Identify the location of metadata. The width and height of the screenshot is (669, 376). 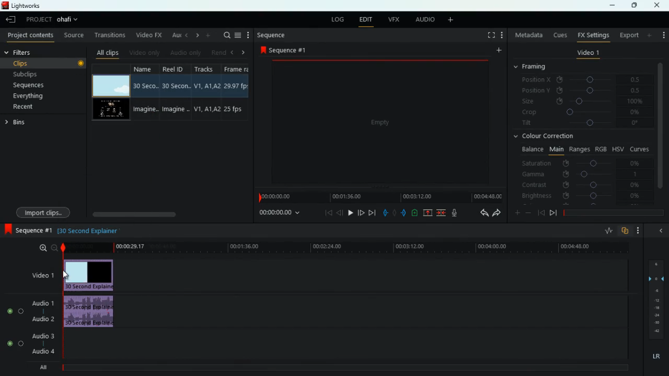
(527, 34).